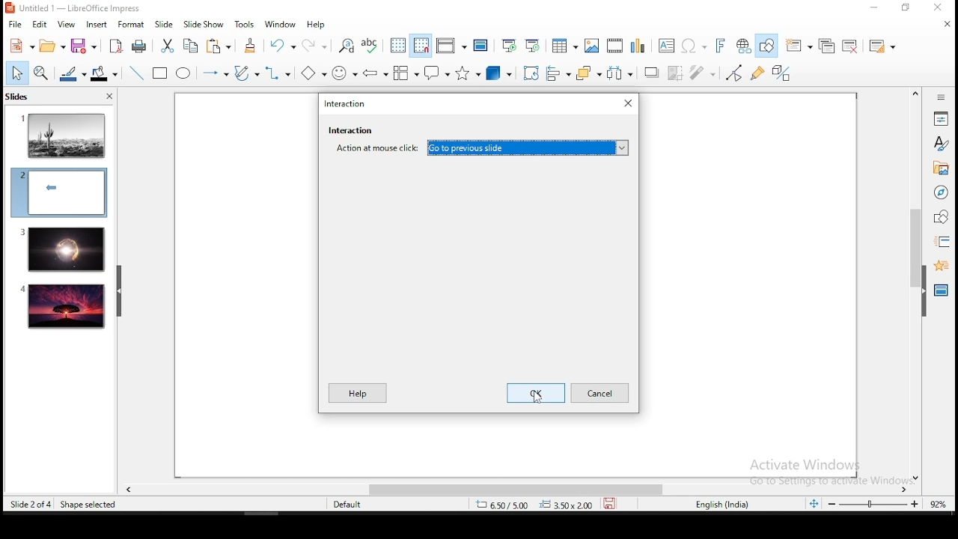 The width and height of the screenshot is (958, 539). I want to click on default, so click(349, 504).